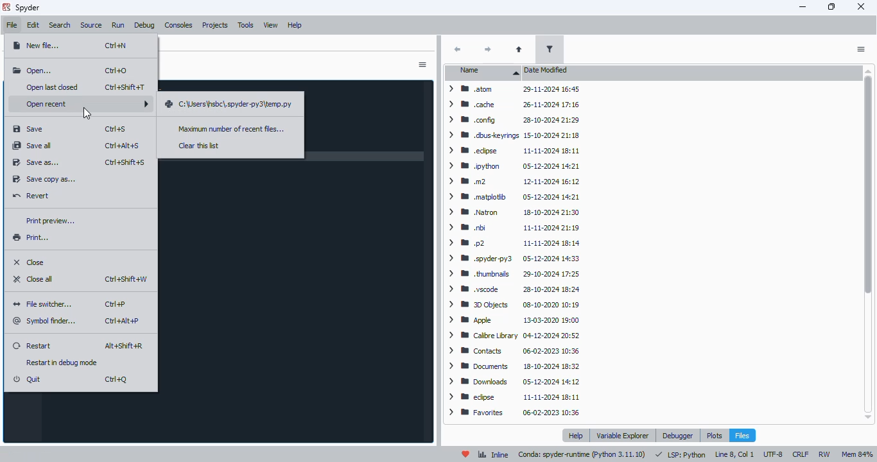 This screenshot has height=462, width=877. What do you see at coordinates (735, 454) in the screenshot?
I see `line 8, col 1` at bounding box center [735, 454].